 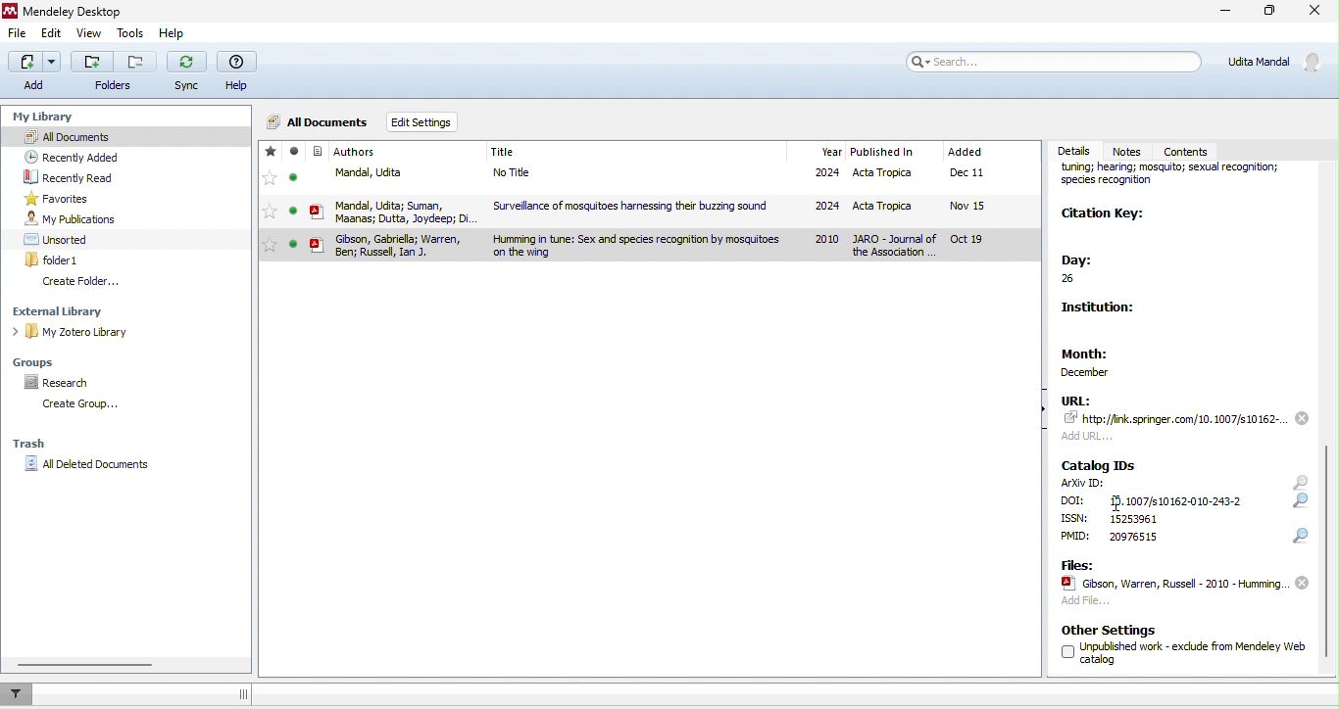 What do you see at coordinates (1269, 14) in the screenshot?
I see `maximize` at bounding box center [1269, 14].